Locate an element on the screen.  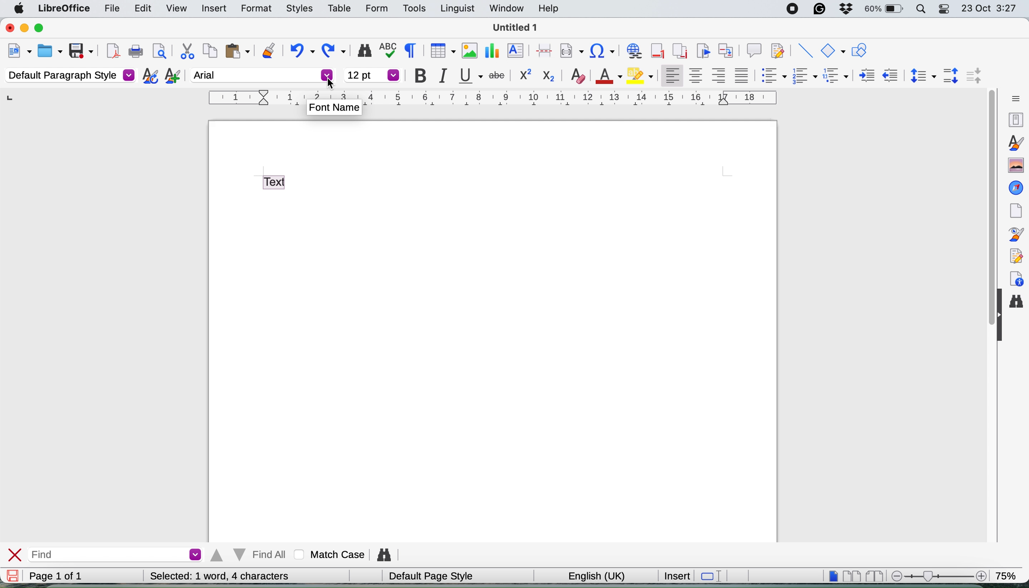
spotlight search is located at coordinates (920, 10).